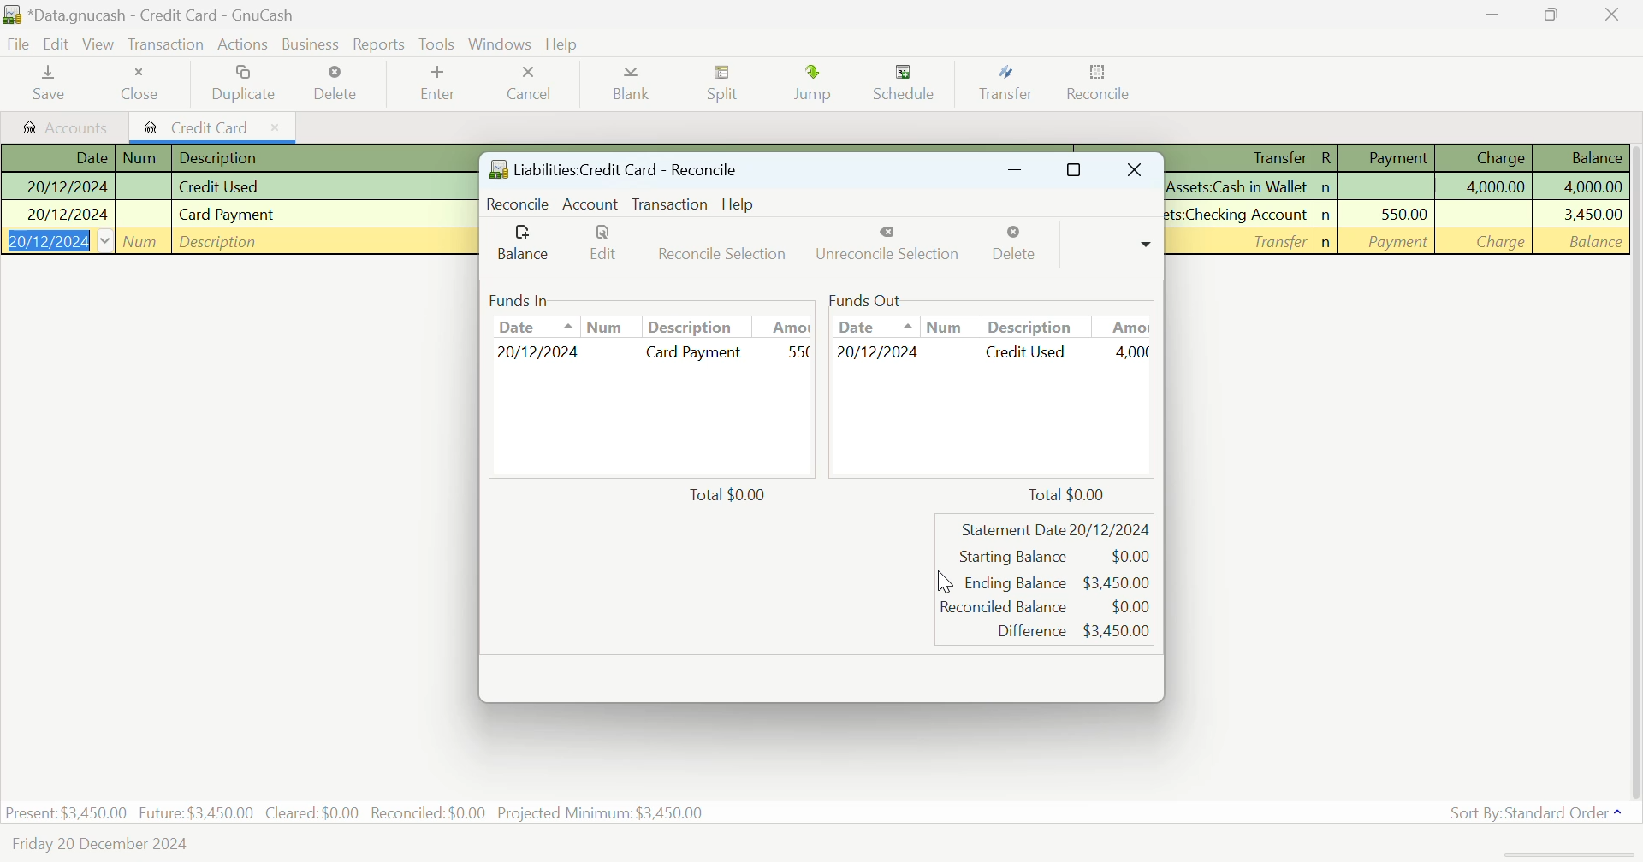 This screenshot has width=1643, height=862. Describe the element at coordinates (946, 584) in the screenshot. I see `Cursor AFTER_LAST_ACTION` at that location.